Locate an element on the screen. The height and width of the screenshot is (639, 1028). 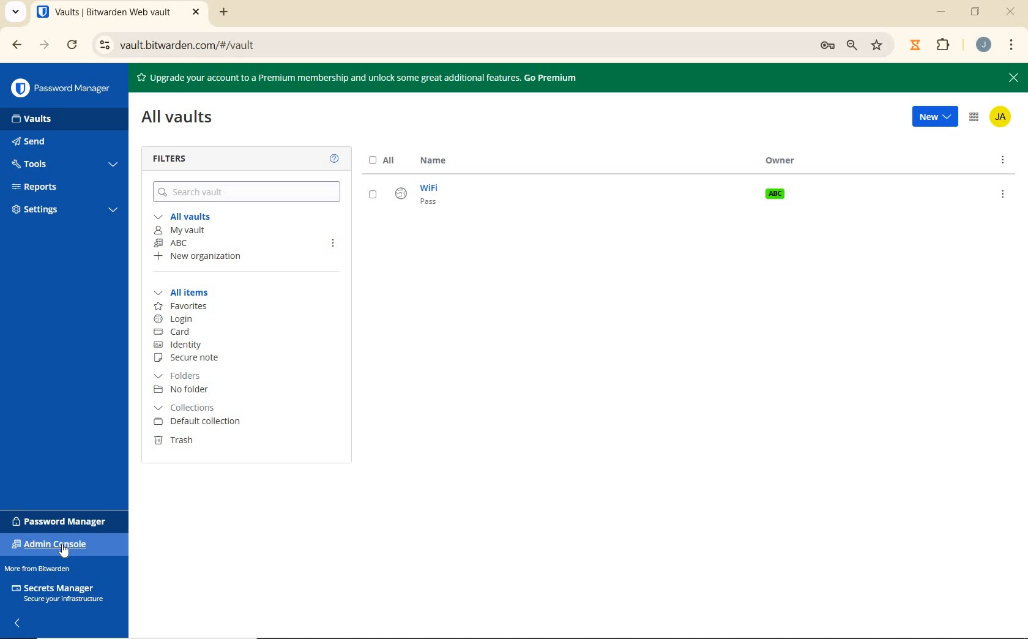
SECRETS MANAGER is located at coordinates (57, 593).